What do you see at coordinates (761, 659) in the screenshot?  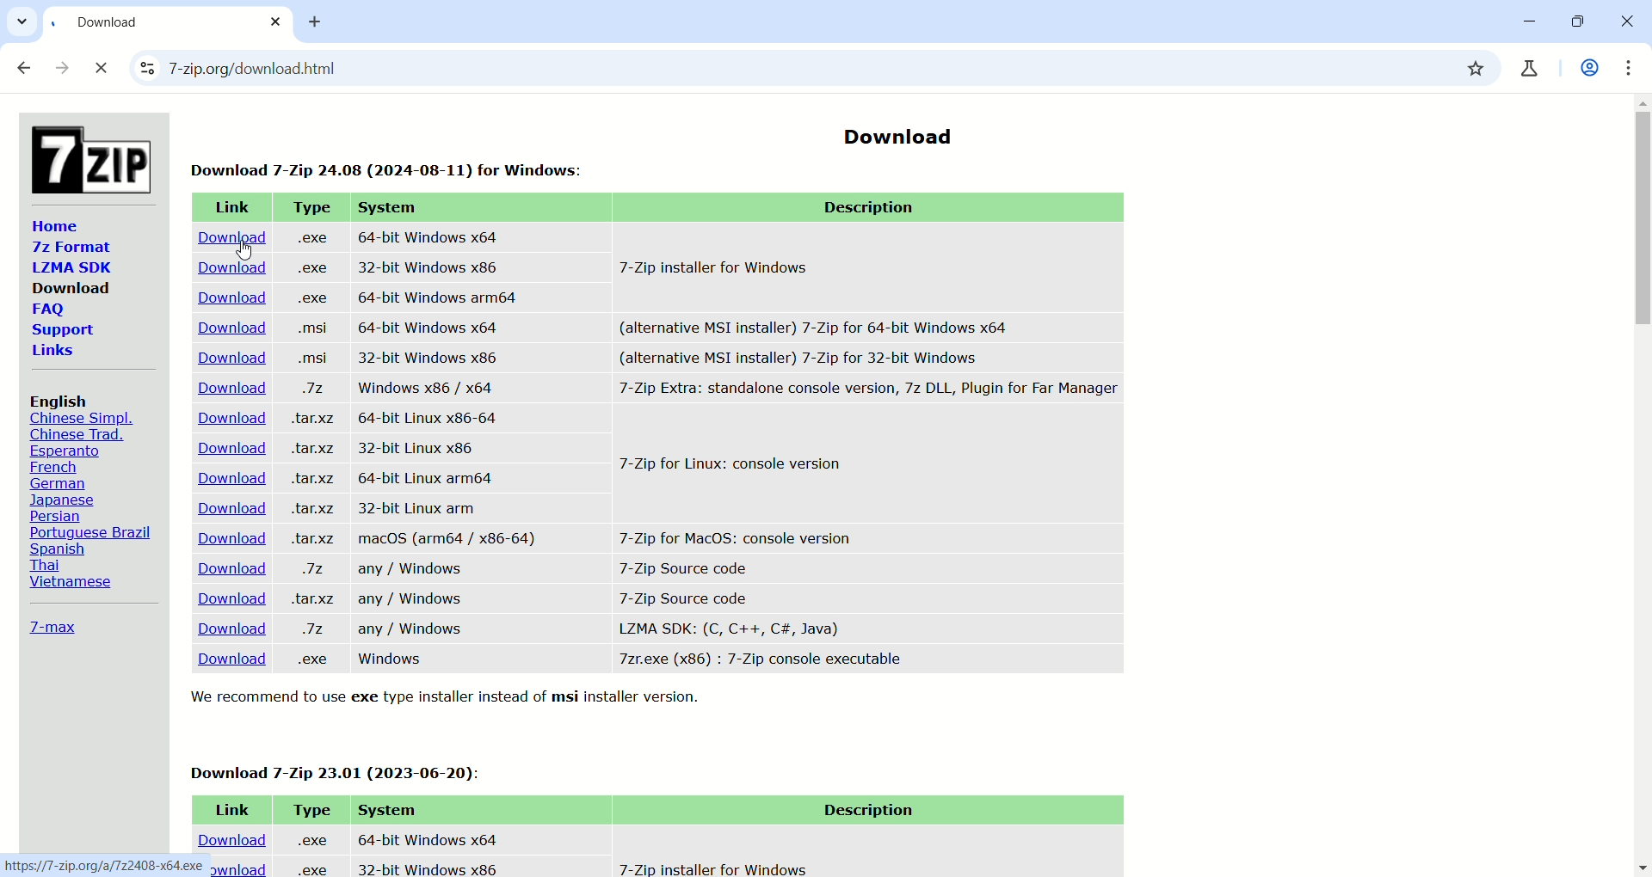 I see `7zr.exe (x86) : 7-Zip console executable` at bounding box center [761, 659].